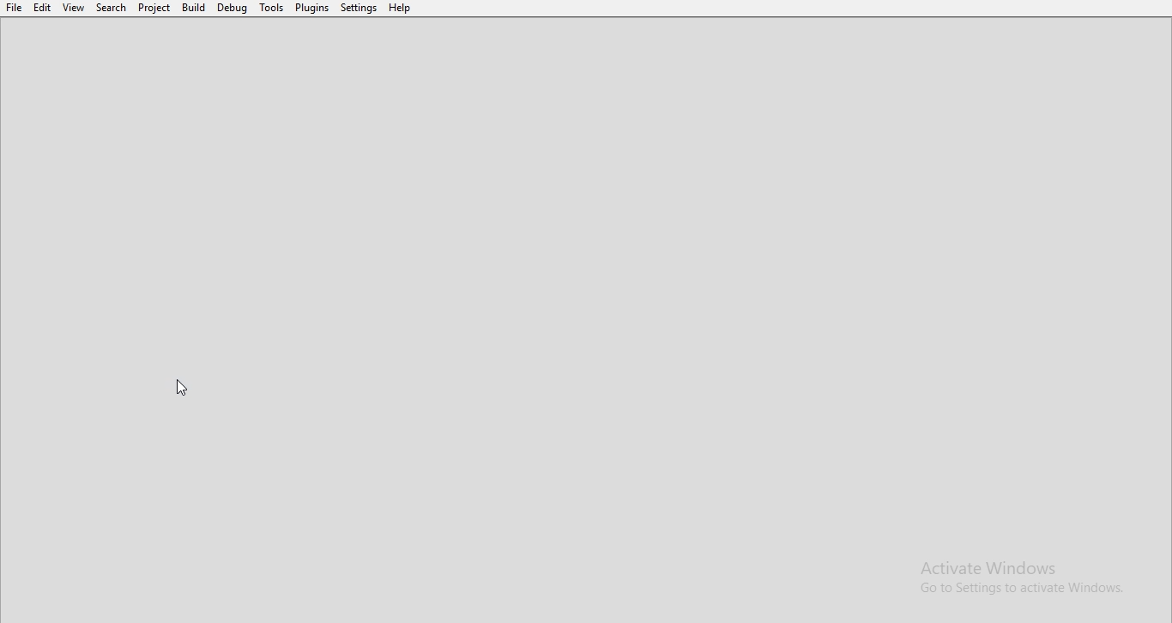 This screenshot has height=623, width=1172. I want to click on Tools , so click(273, 8).